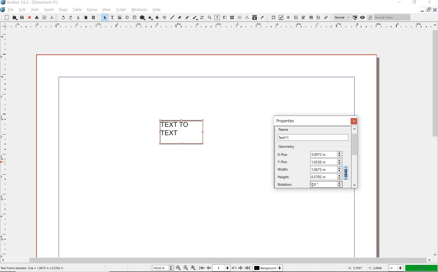 The width and height of the screenshot is (438, 272). I want to click on SCROLLBAR, so click(355, 157).